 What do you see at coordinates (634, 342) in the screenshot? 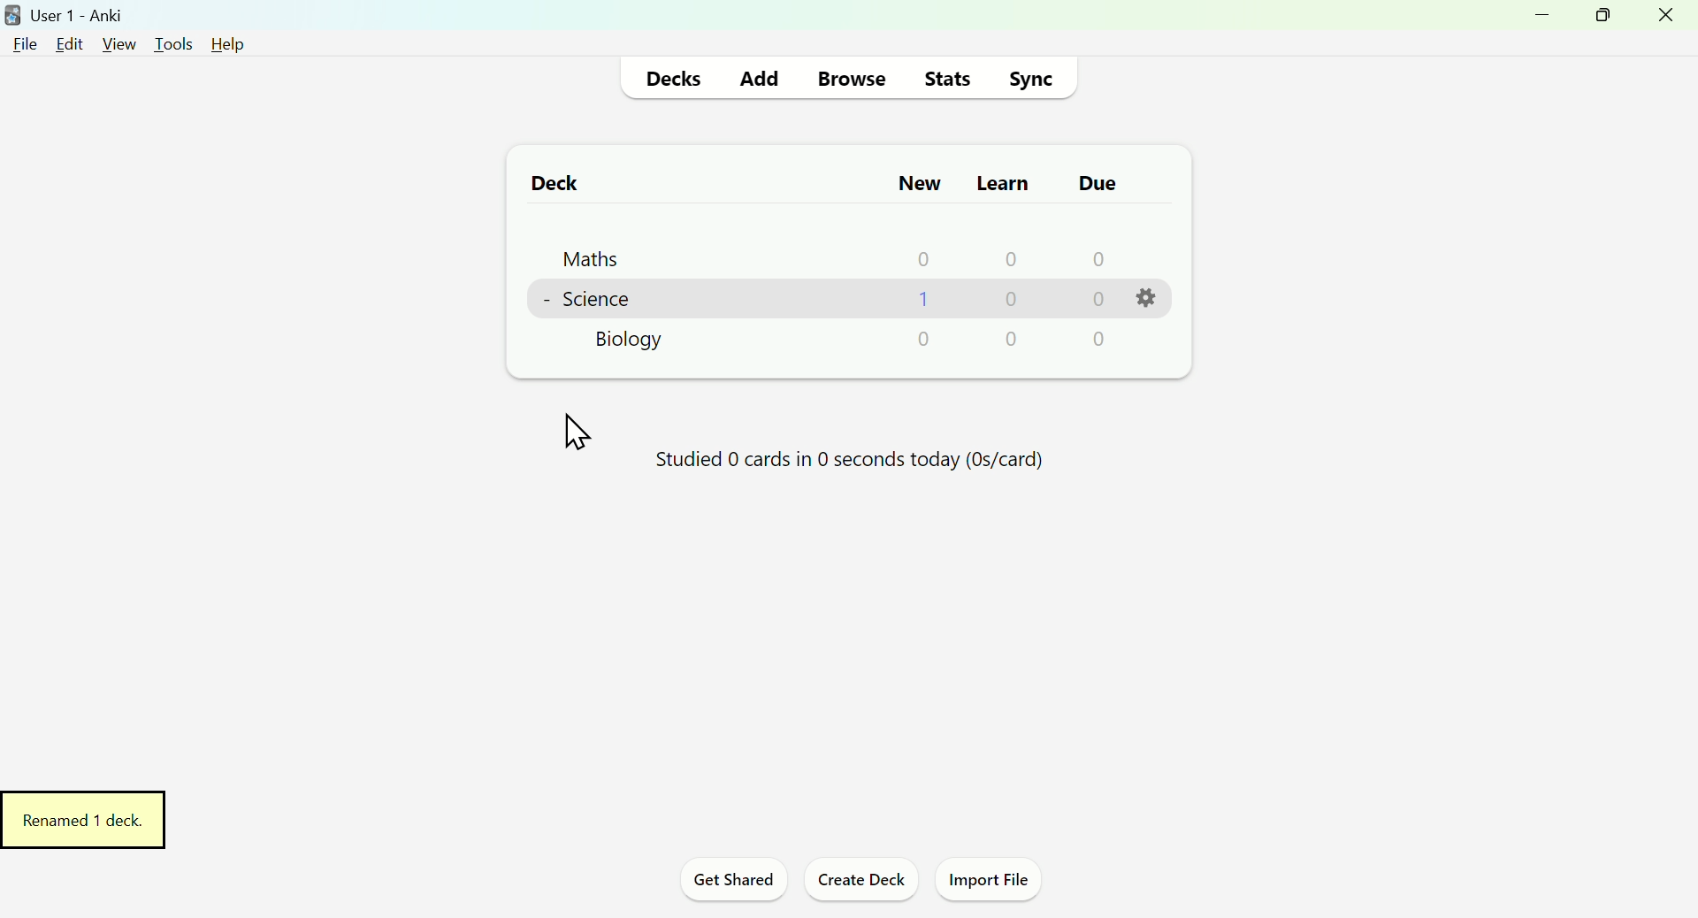
I see `Biology` at bounding box center [634, 342].